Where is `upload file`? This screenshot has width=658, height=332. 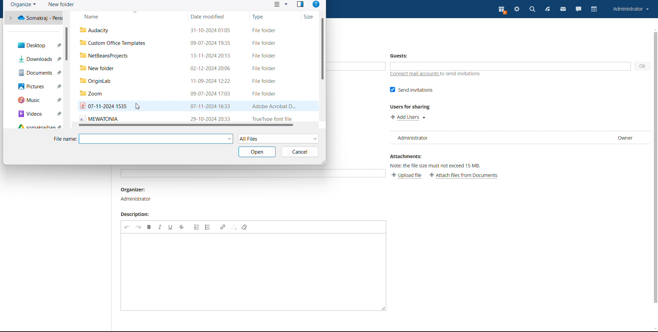
upload file is located at coordinates (407, 176).